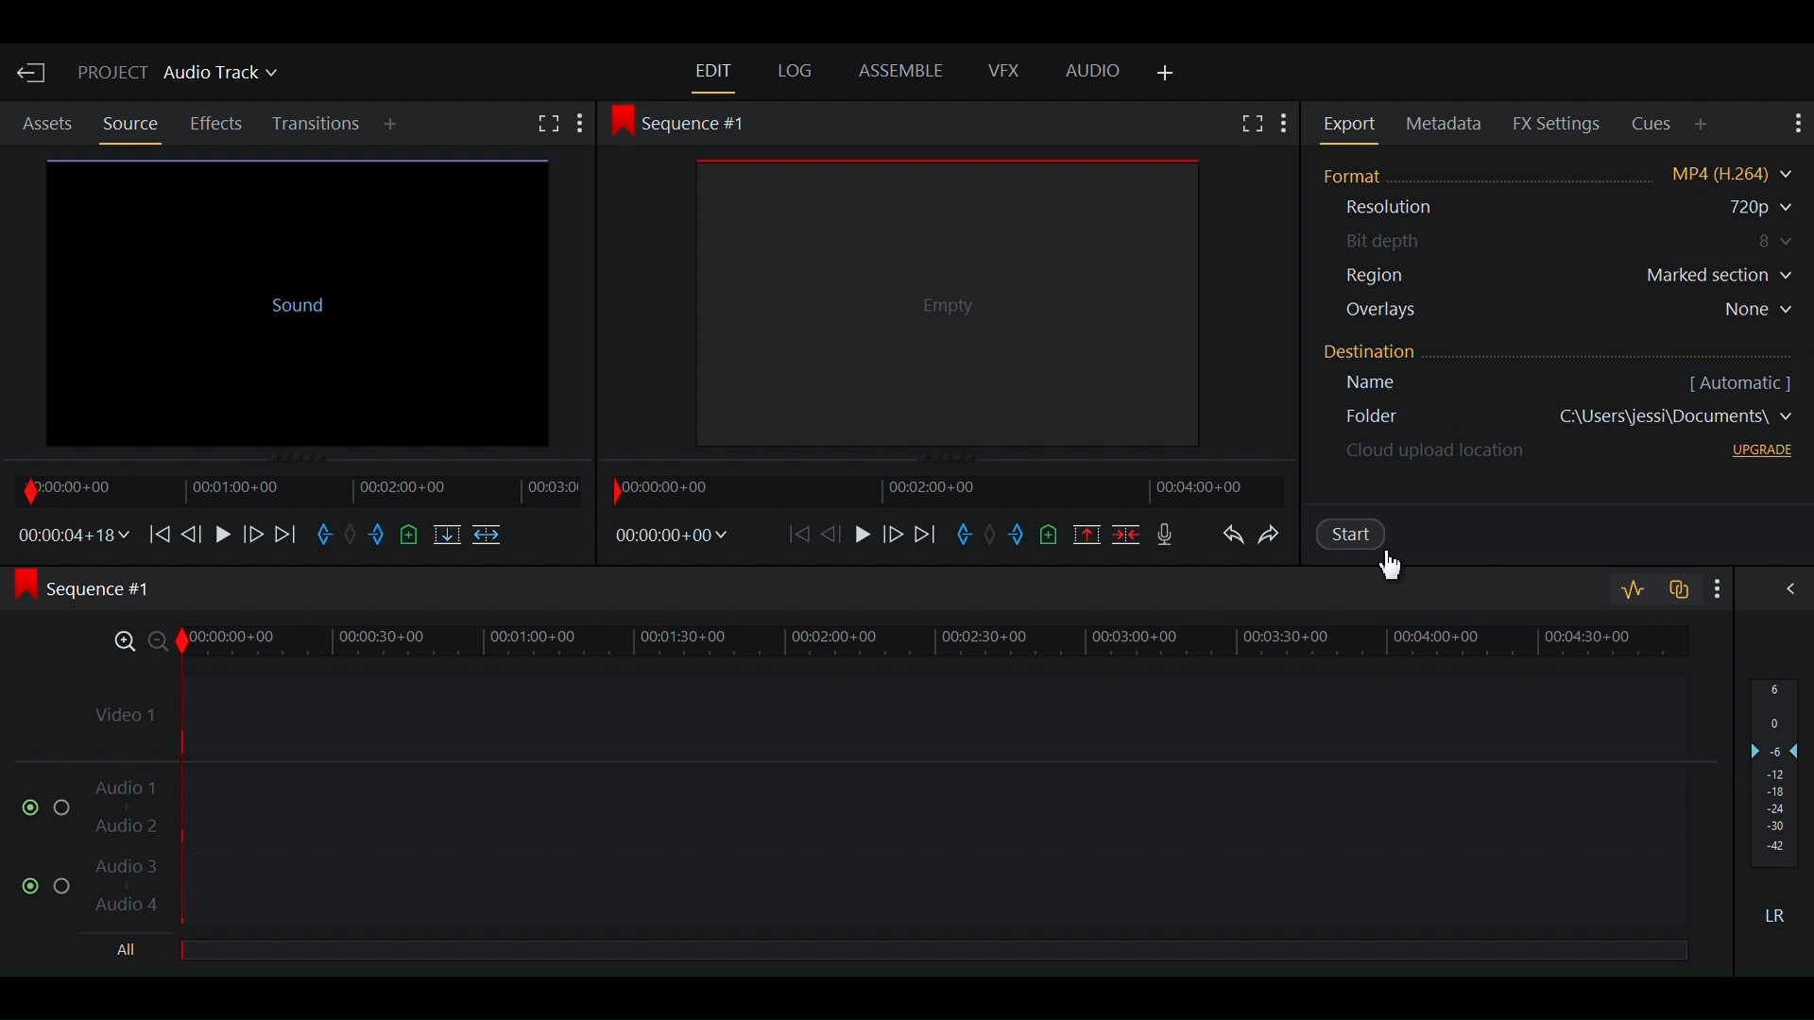 Image resolution: width=1814 pixels, height=1020 pixels. Describe the element at coordinates (940, 489) in the screenshot. I see `Timeline` at that location.